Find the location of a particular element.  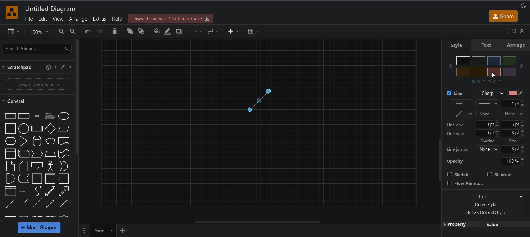

vertical scroll bar is located at coordinates (78, 98).